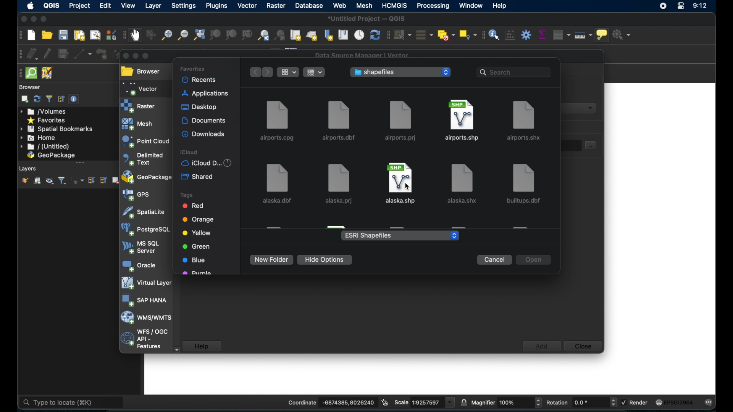 Image resolution: width=733 pixels, height=412 pixels. Describe the element at coordinates (39, 138) in the screenshot. I see `home` at that location.